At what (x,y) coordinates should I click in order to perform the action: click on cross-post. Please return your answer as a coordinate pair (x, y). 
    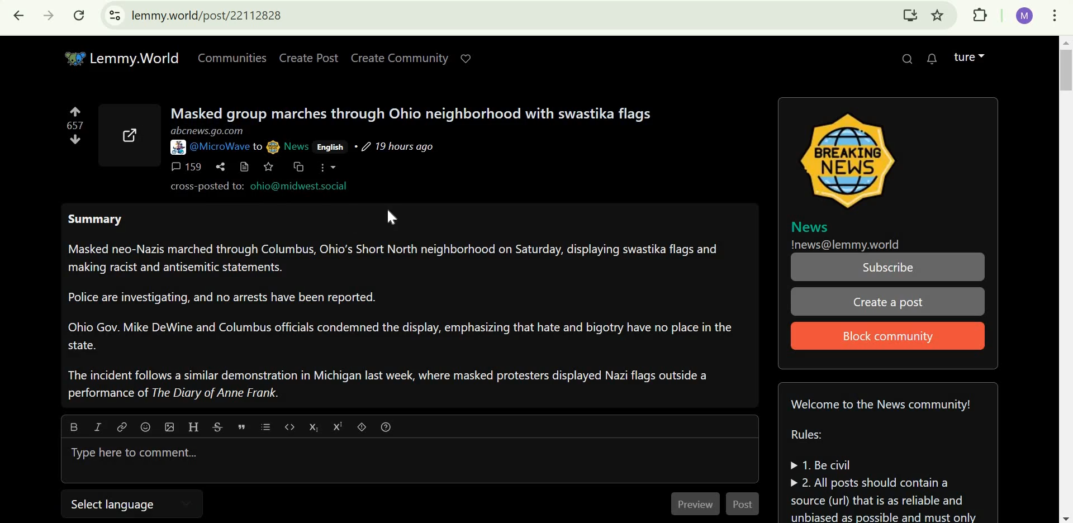
    Looking at the image, I should click on (300, 167).